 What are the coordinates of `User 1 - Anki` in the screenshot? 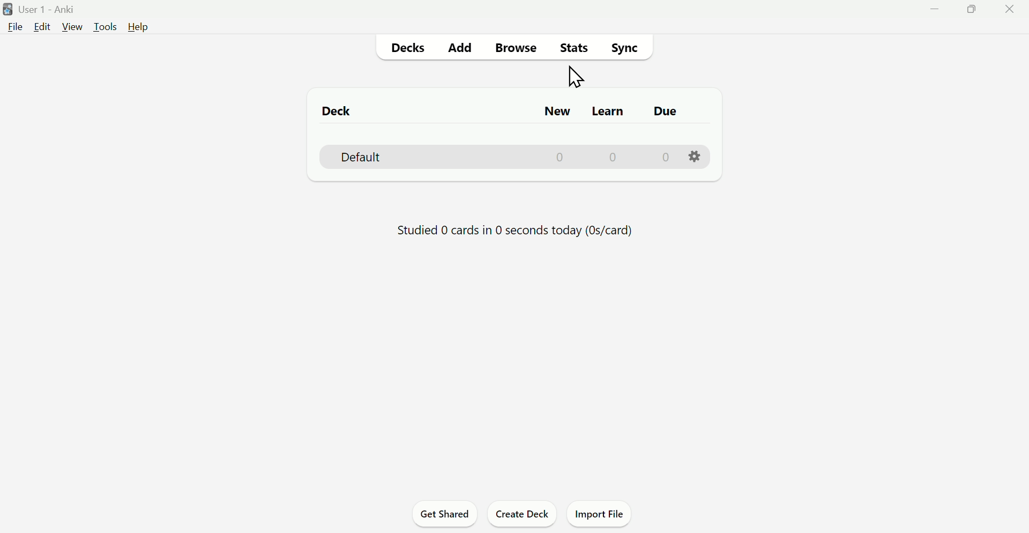 It's located at (45, 9).